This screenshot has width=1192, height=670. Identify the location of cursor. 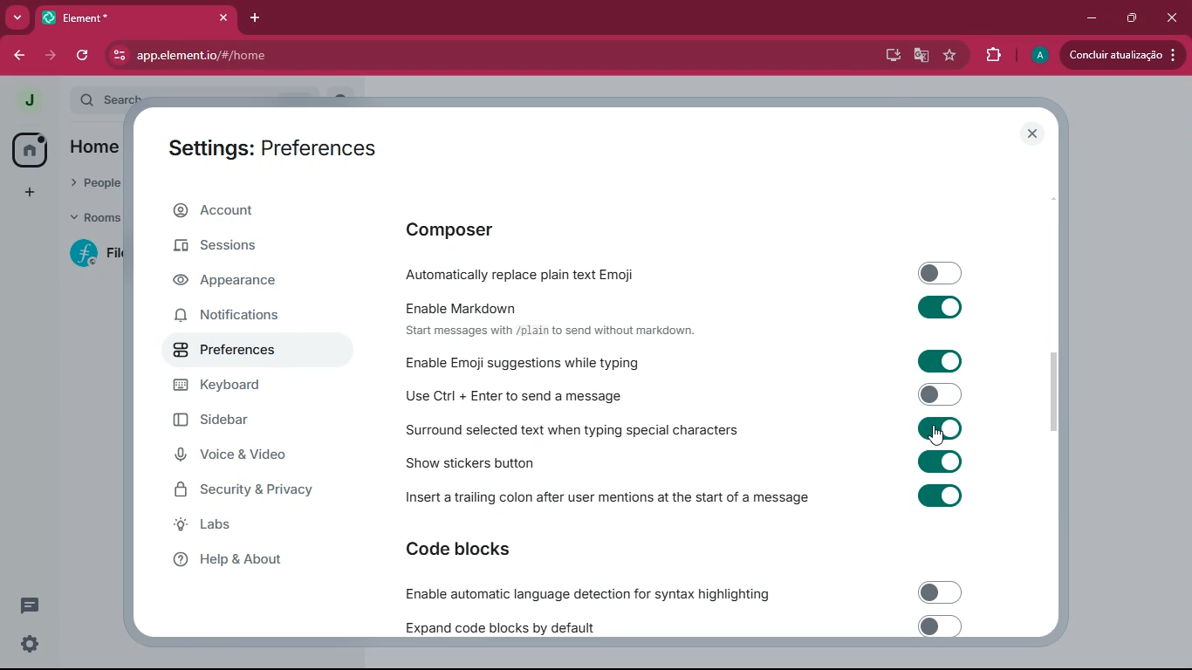
(935, 434).